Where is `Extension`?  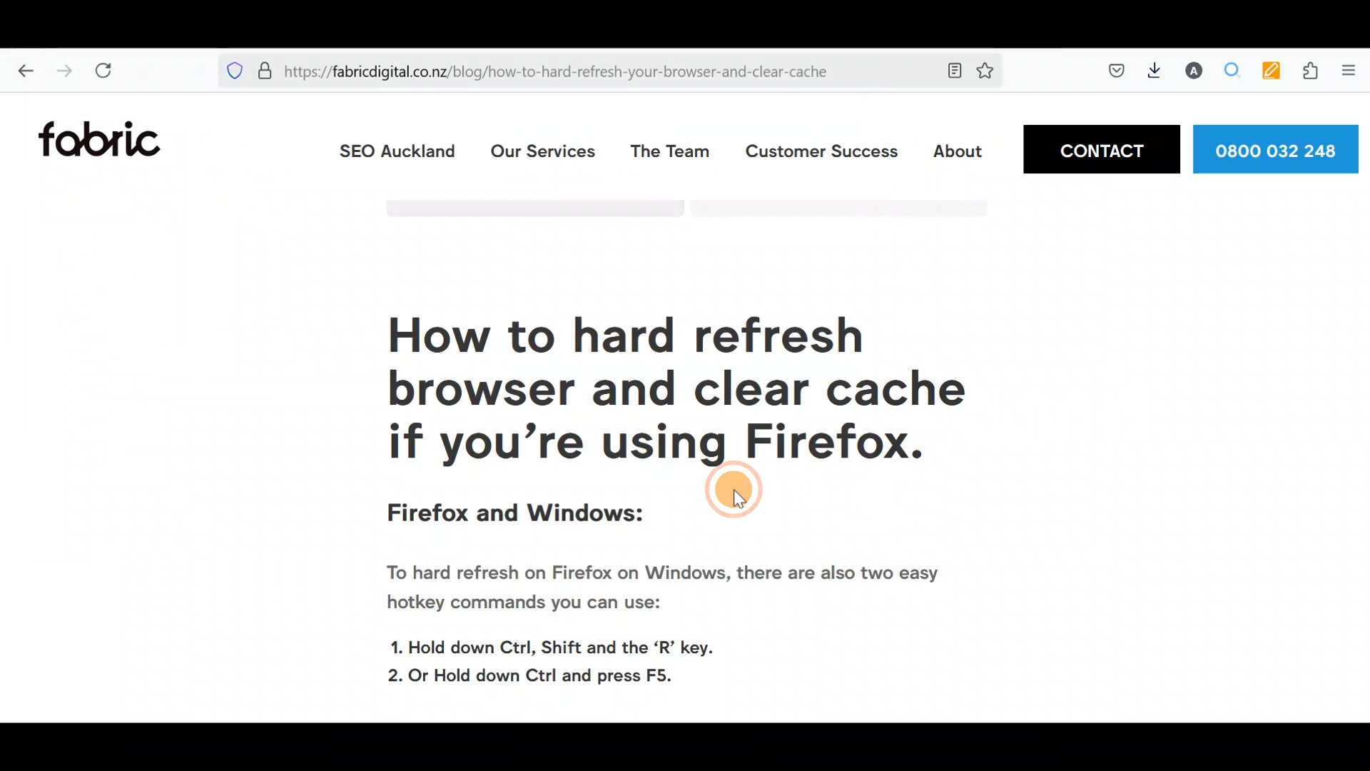 Extension is located at coordinates (1311, 74).